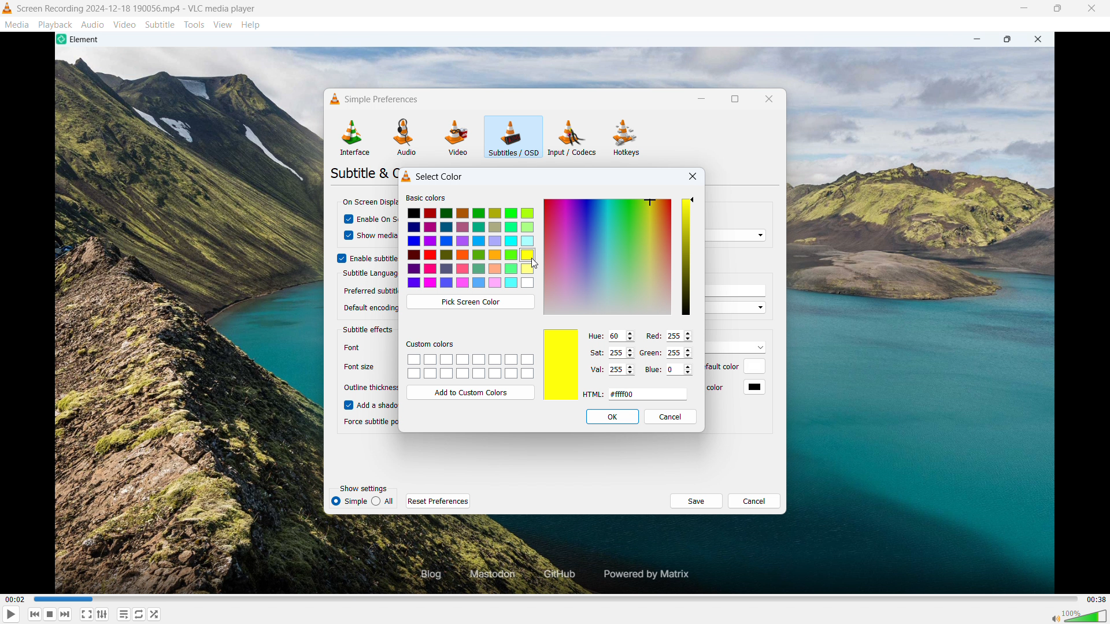 This screenshot has width=1110, height=624. Describe the element at coordinates (356, 347) in the screenshot. I see `font` at that location.